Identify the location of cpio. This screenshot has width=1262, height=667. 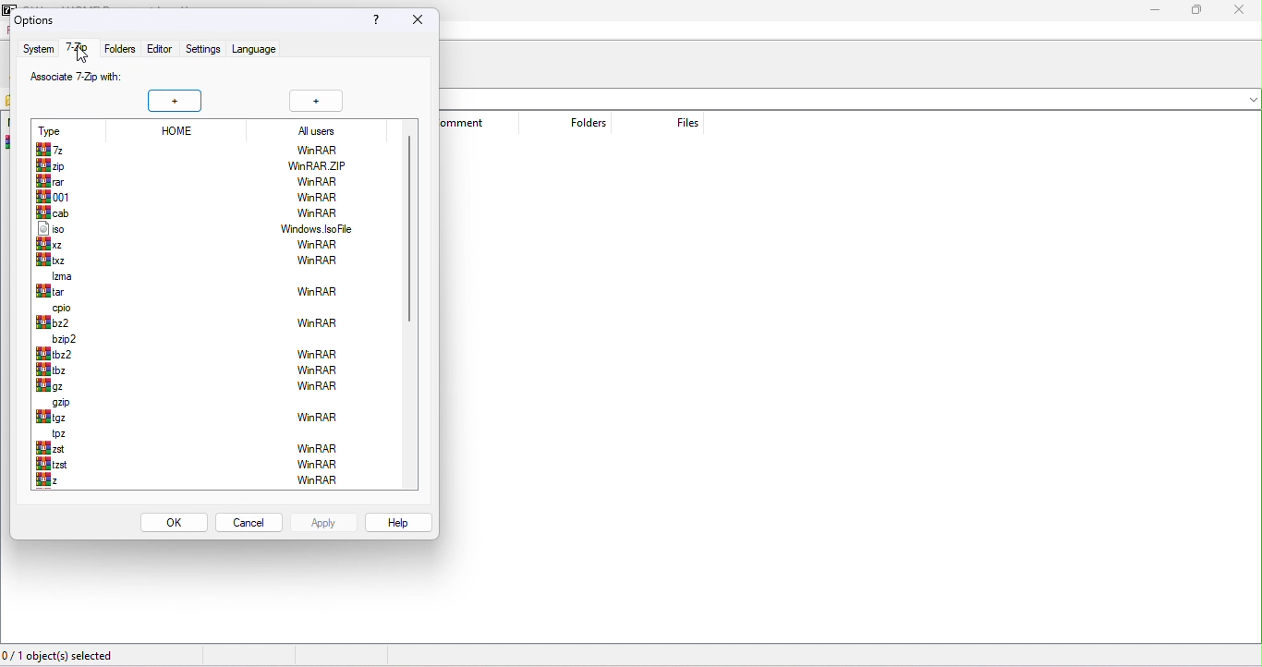
(59, 308).